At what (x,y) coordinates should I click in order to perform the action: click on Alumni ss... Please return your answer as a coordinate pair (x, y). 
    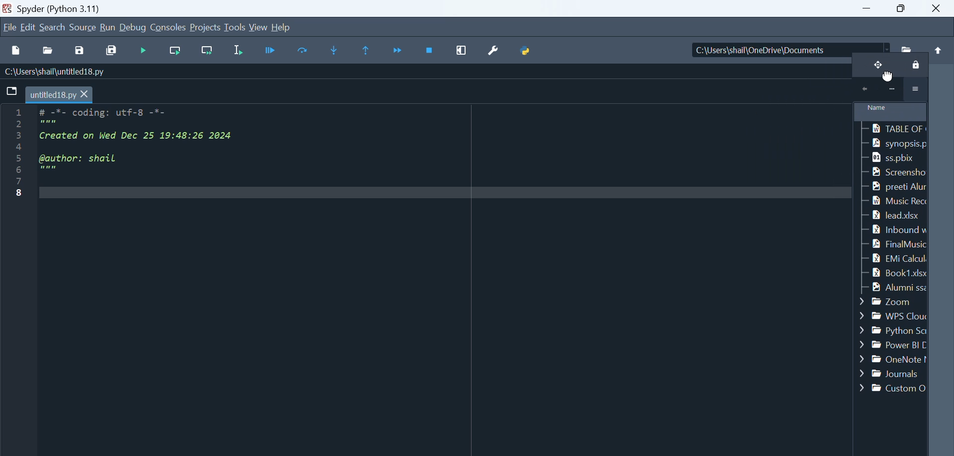
    Looking at the image, I should click on (891, 287).